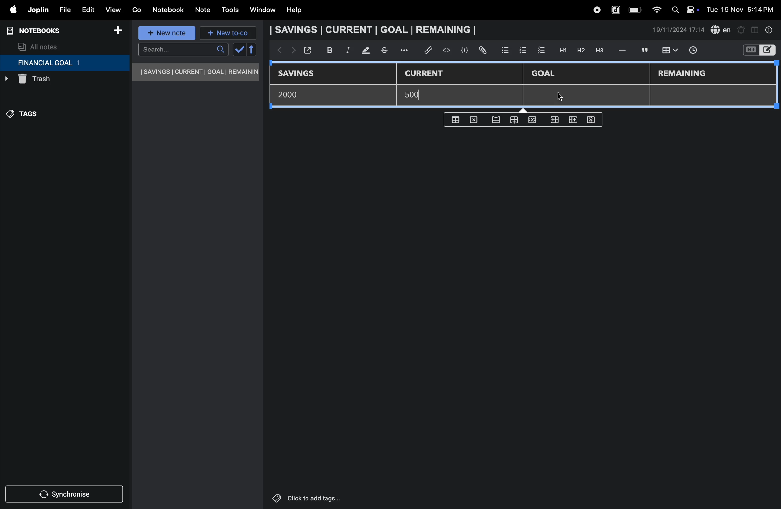  I want to click on click to add tags, so click(323, 498).